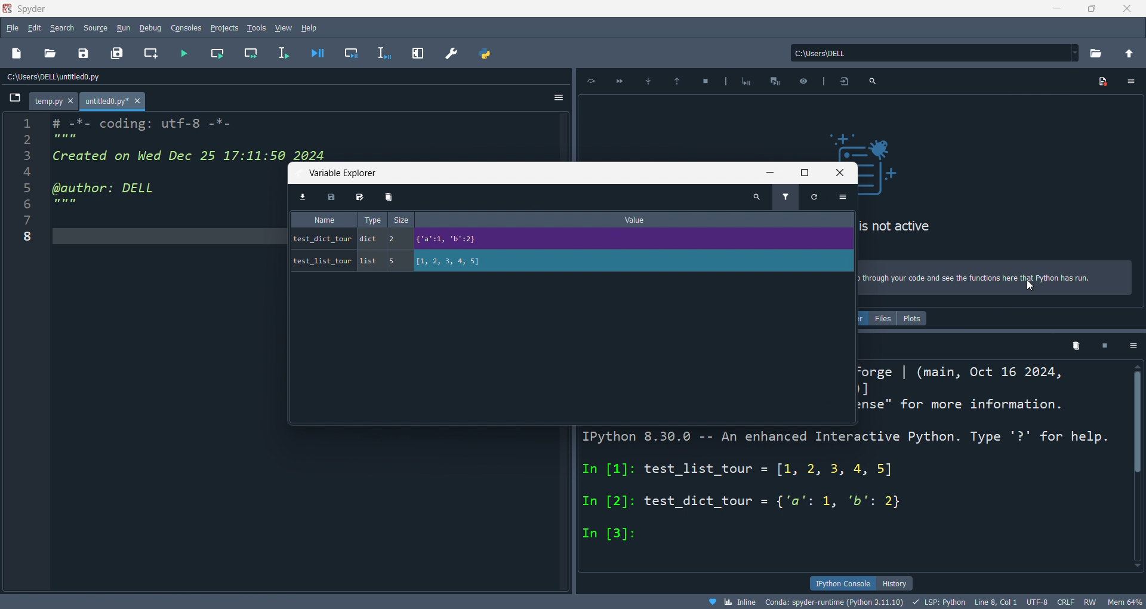  I want to click on Line8, Col 1, so click(997, 601).